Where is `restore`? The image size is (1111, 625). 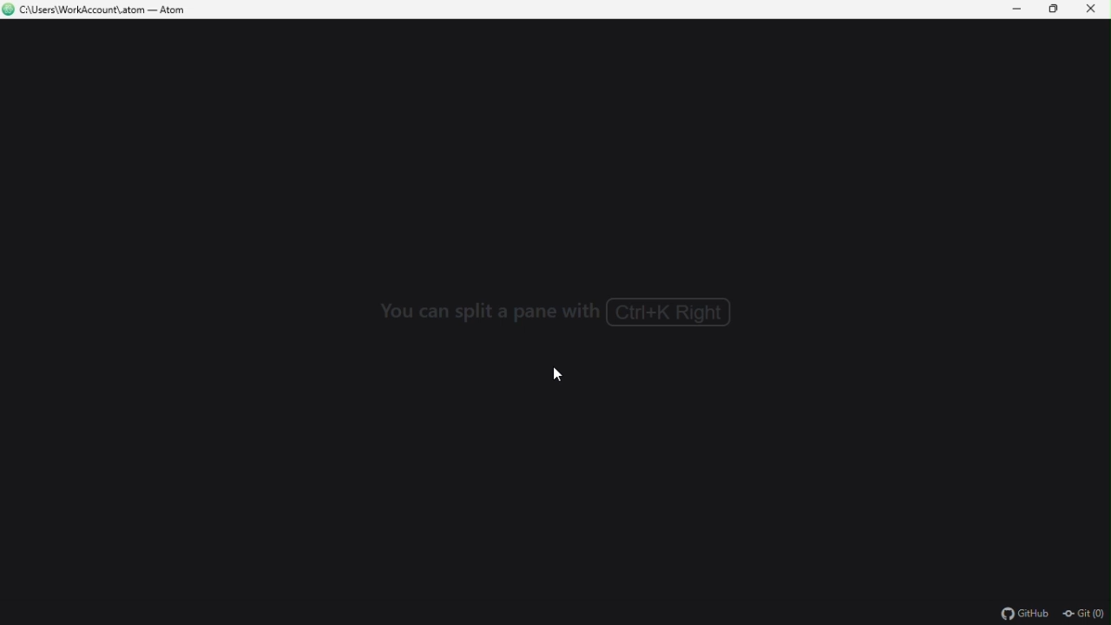
restore is located at coordinates (1052, 9).